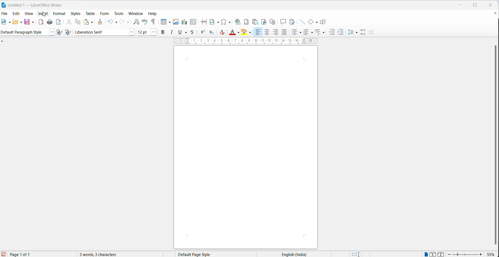 The height and width of the screenshot is (257, 499). What do you see at coordinates (363, 31) in the screenshot?
I see `increase paragraph space` at bounding box center [363, 31].